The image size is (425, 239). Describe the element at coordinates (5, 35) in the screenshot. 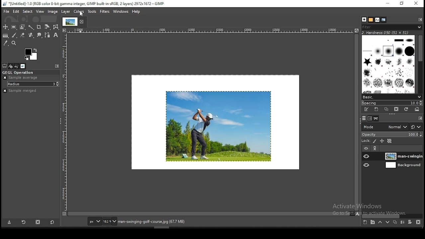

I see `gradient tool` at that location.